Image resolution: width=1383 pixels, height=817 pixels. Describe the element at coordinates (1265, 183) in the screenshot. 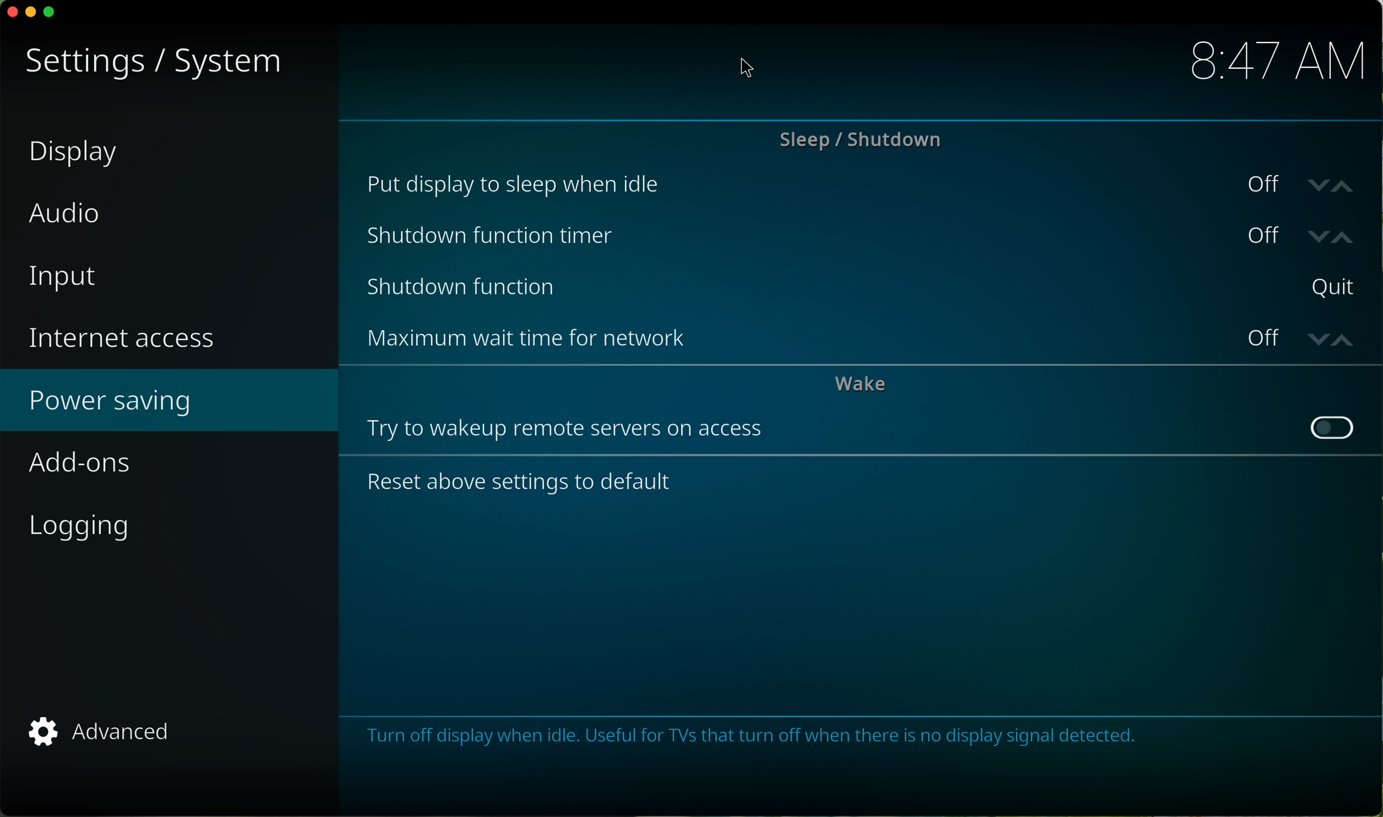

I see `off` at that location.